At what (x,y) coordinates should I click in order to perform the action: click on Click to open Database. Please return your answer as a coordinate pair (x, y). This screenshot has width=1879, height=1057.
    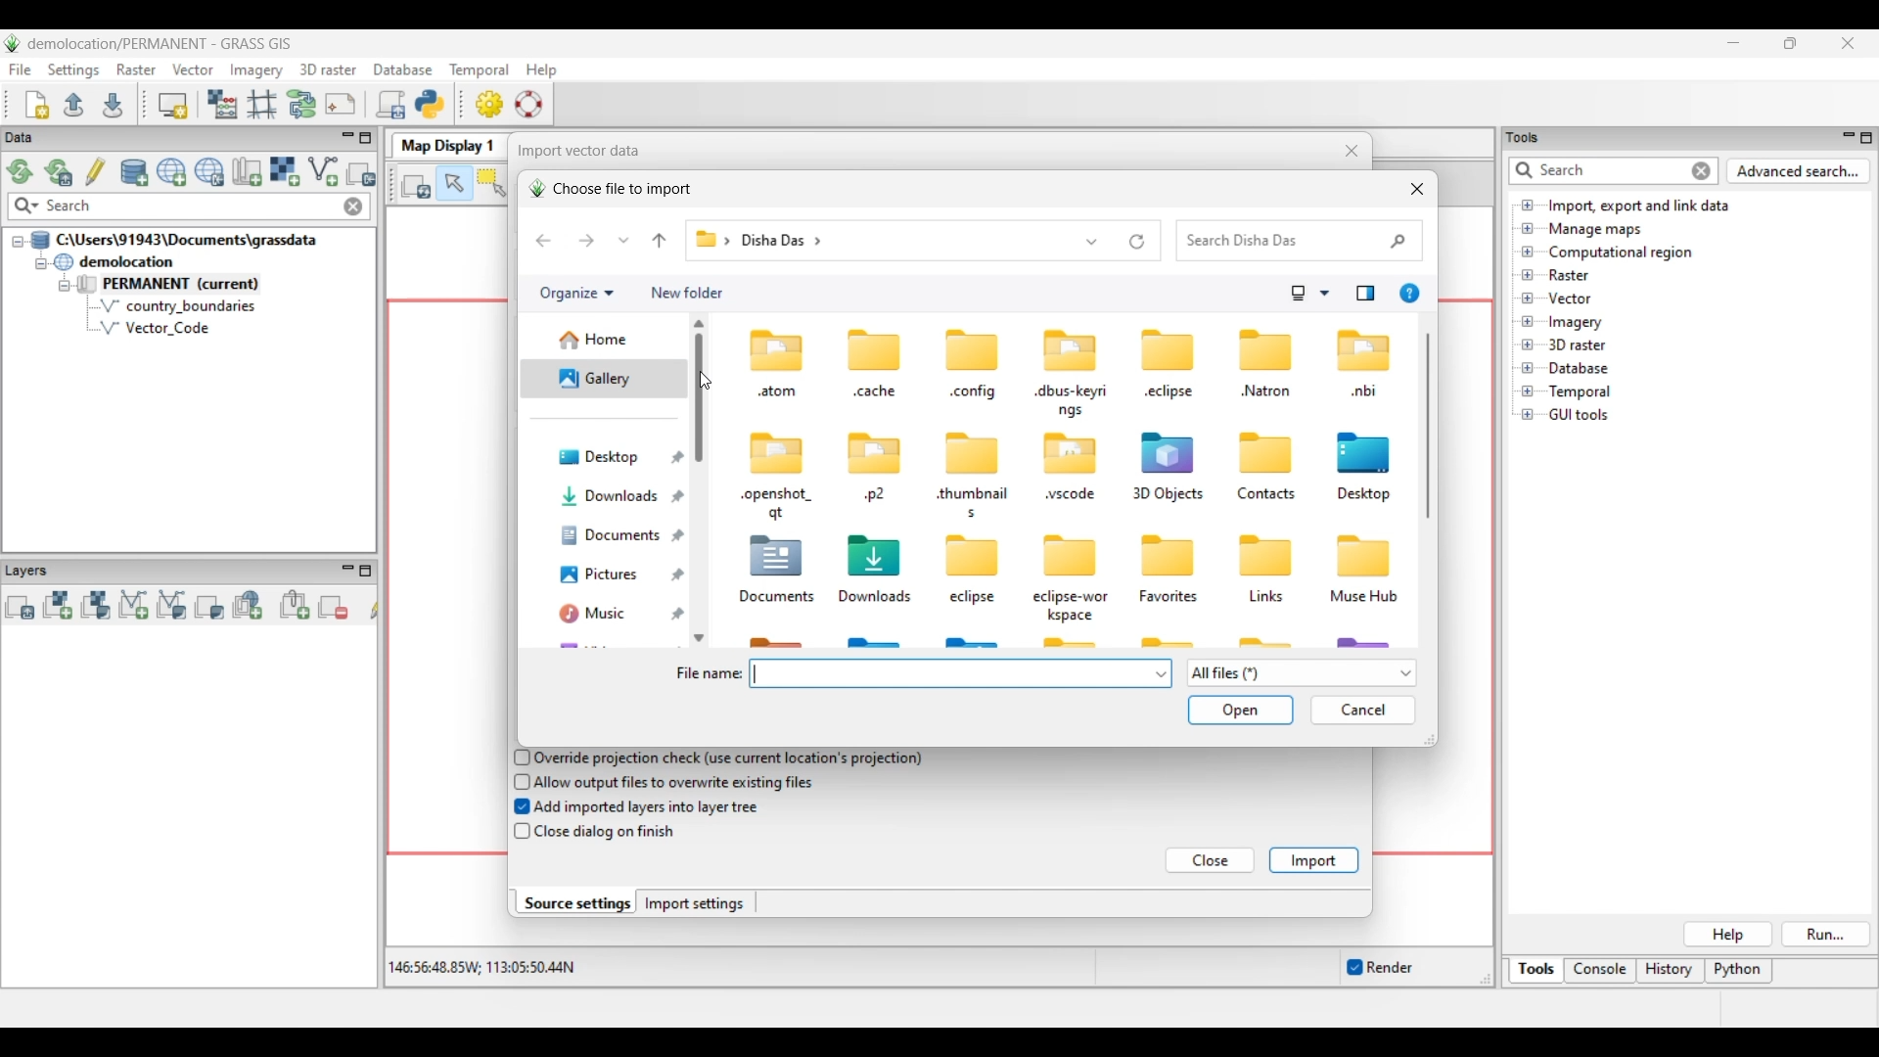
    Looking at the image, I should click on (1528, 368).